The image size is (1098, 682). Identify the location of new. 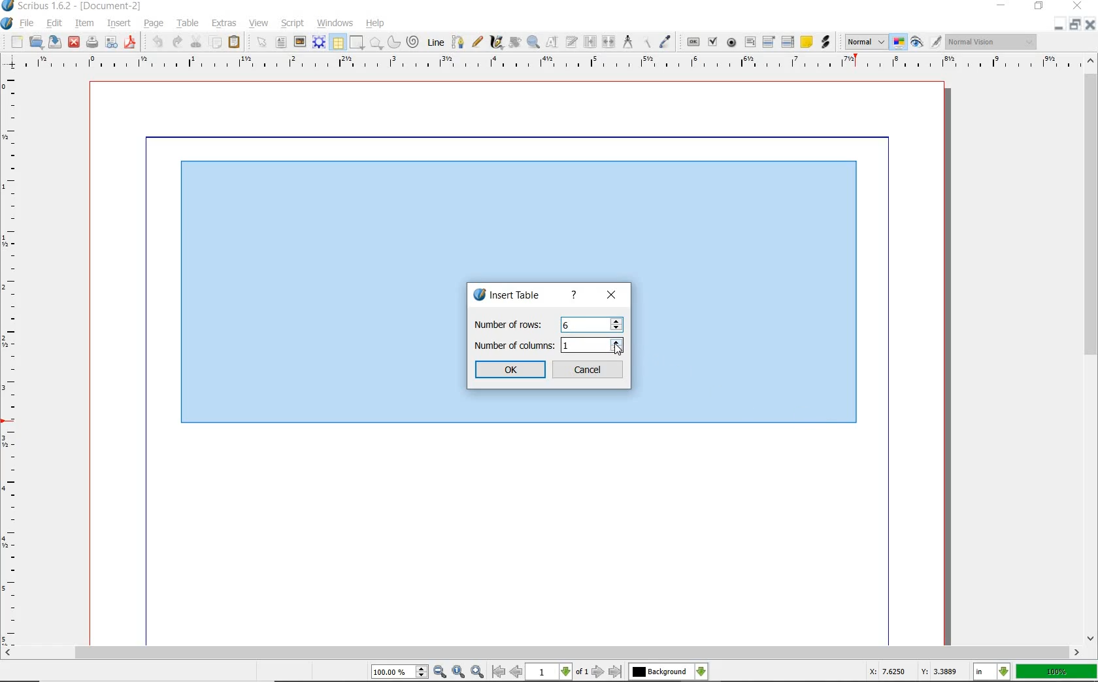
(18, 41).